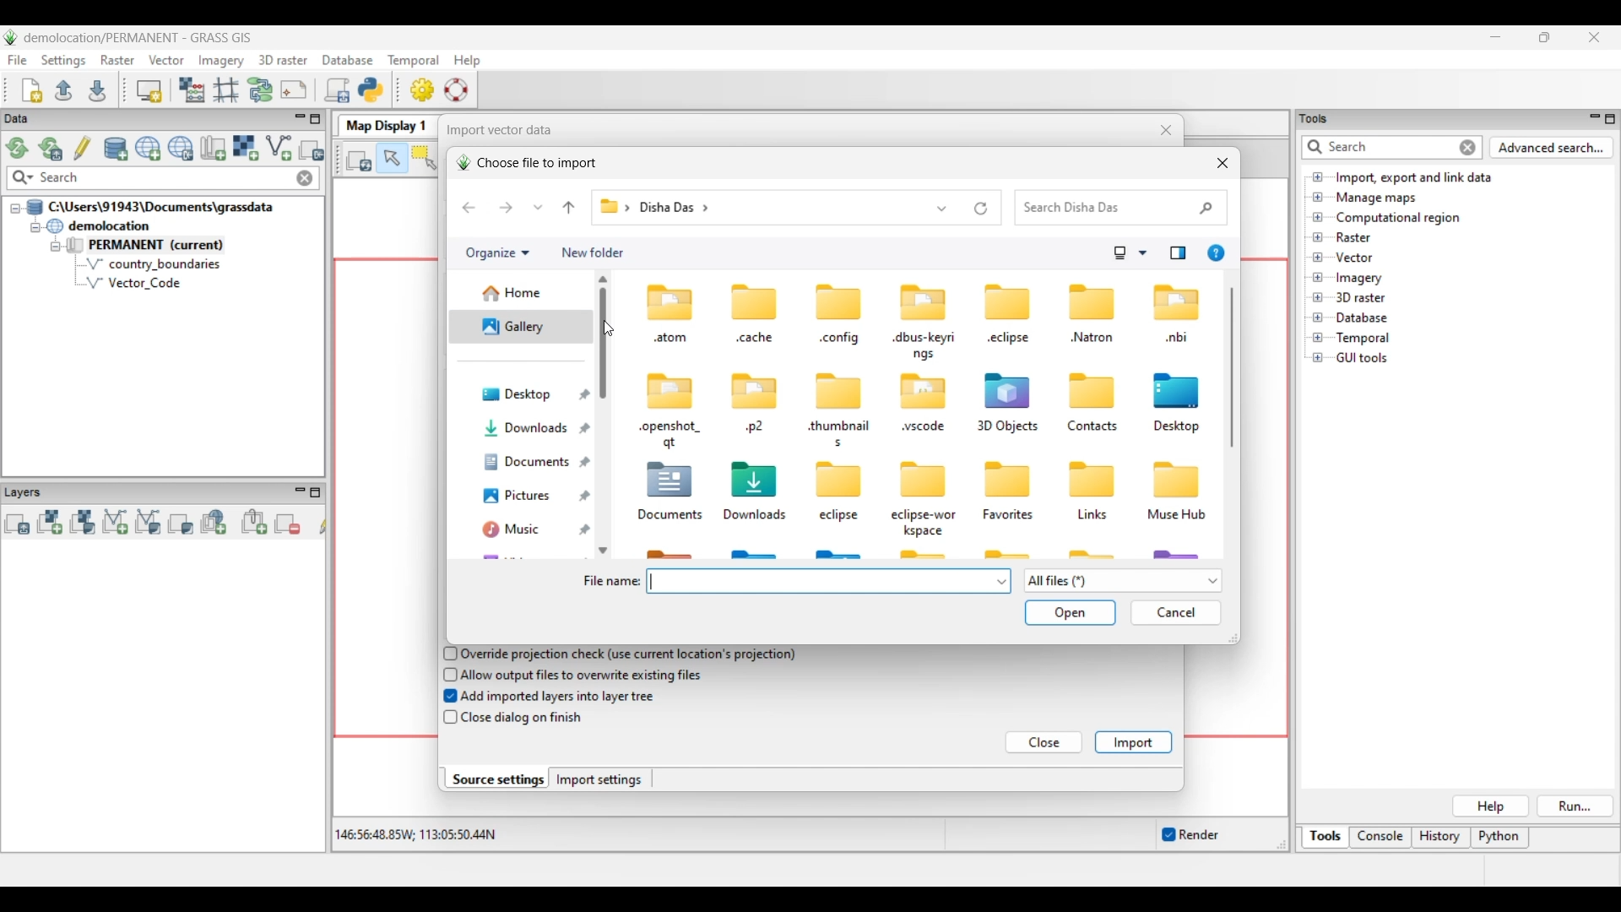  I want to click on Minimize, so click(1495, 37).